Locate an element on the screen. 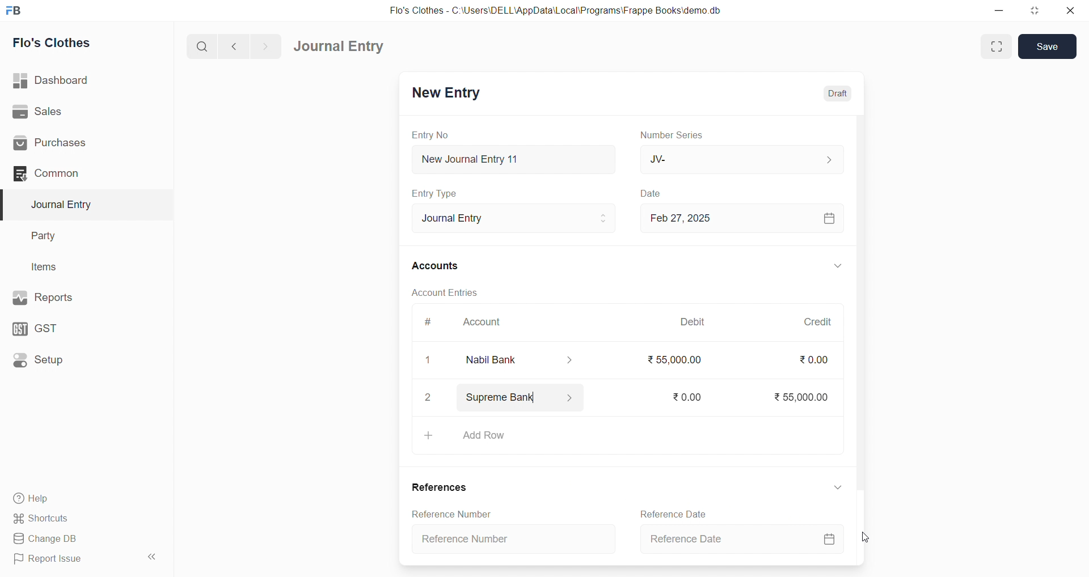  Accounts is located at coordinates (436, 266).